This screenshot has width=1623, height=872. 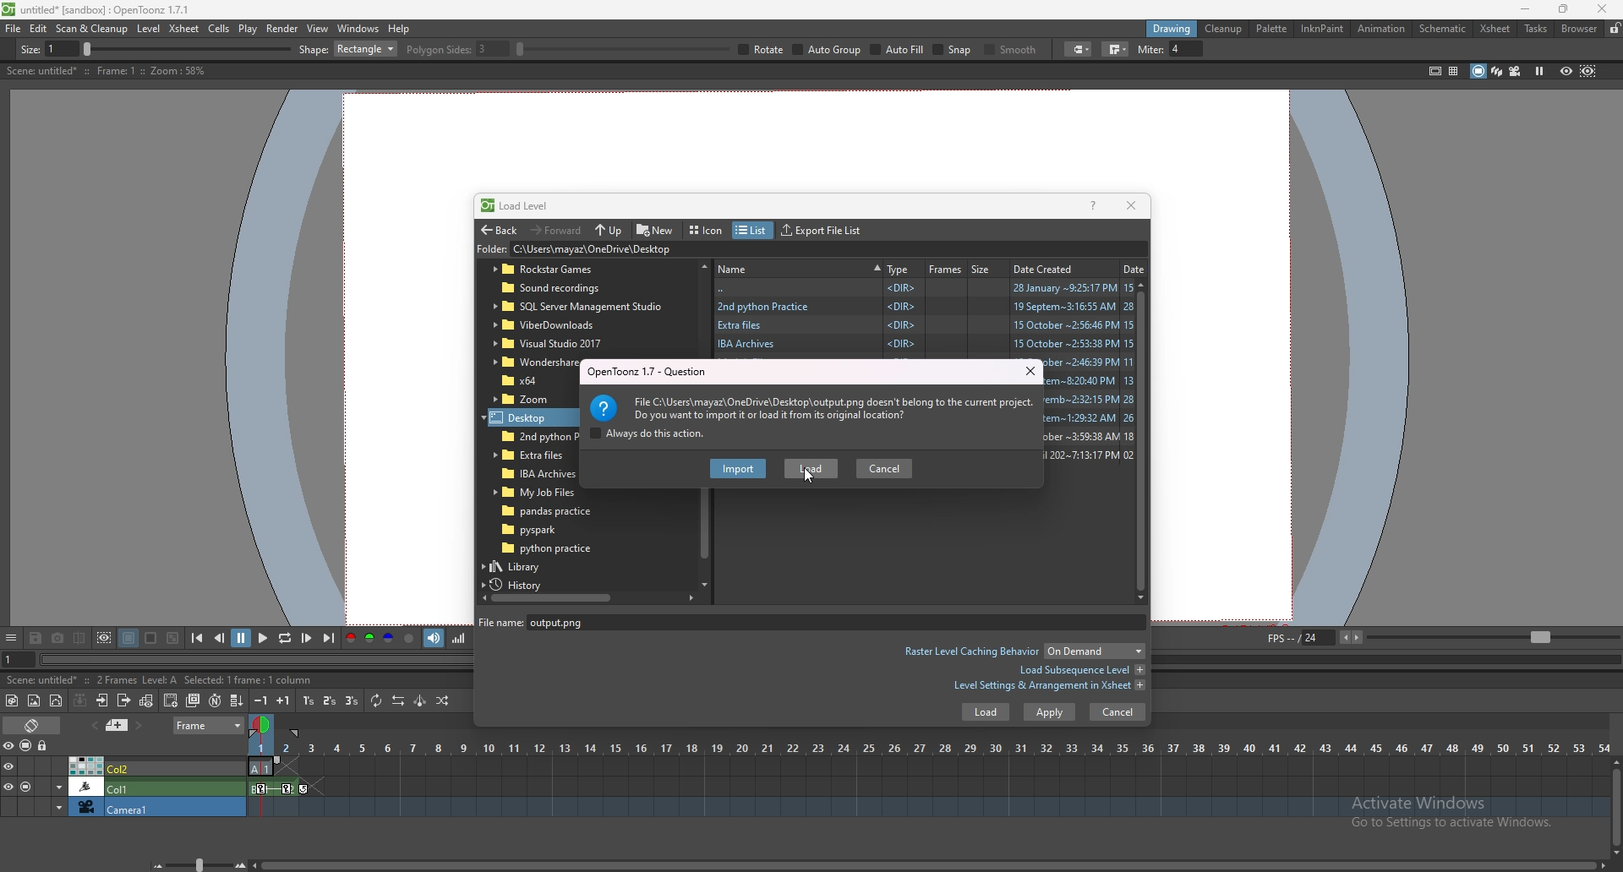 I want to click on level, so click(x=150, y=29).